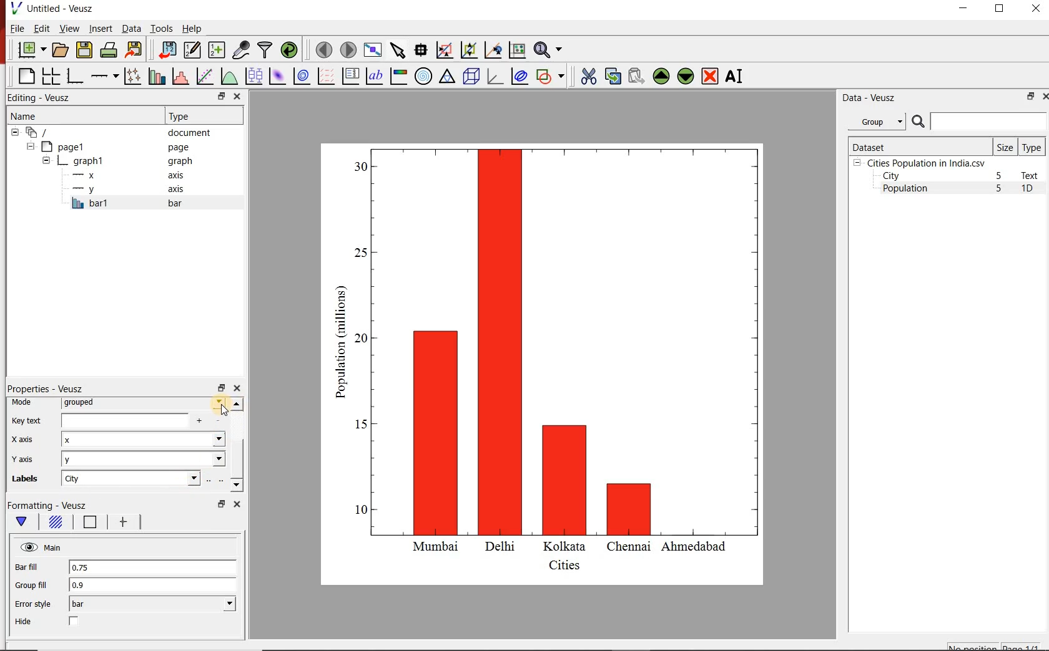 This screenshot has width=1049, height=651. What do you see at coordinates (447, 77) in the screenshot?
I see `Ternary graph` at bounding box center [447, 77].